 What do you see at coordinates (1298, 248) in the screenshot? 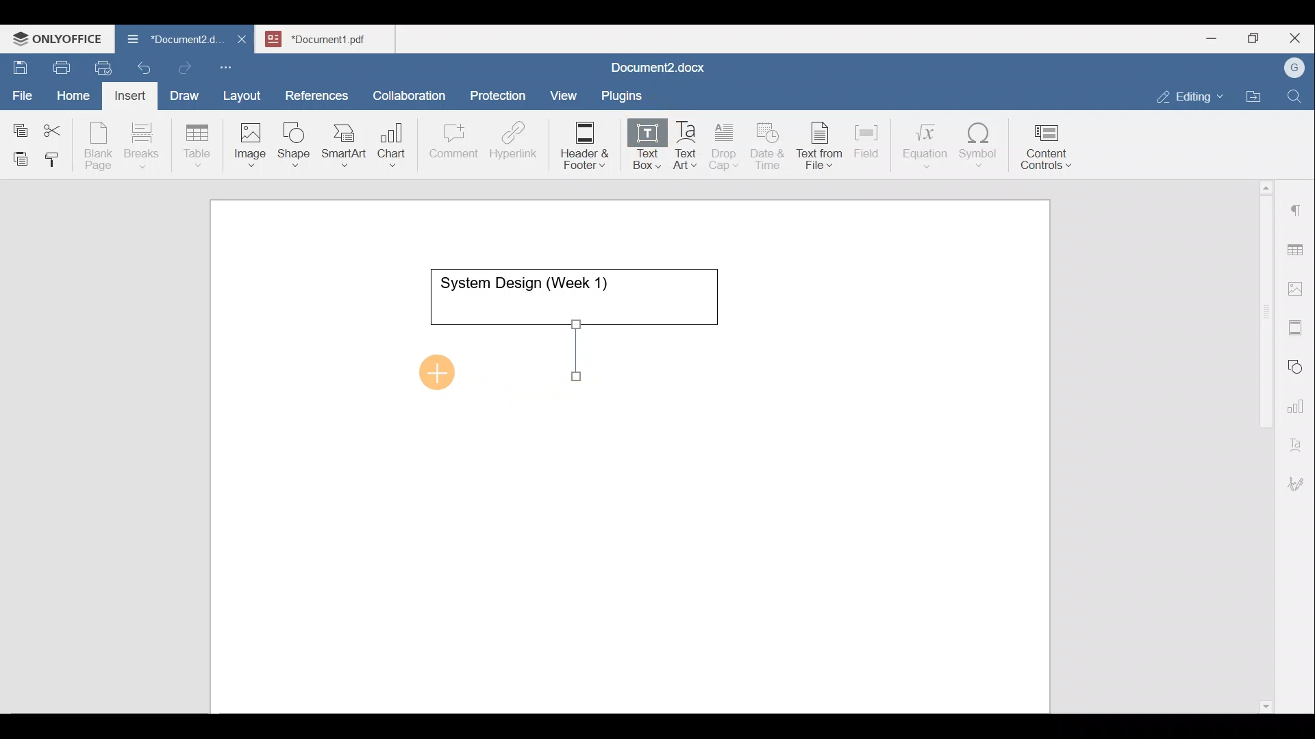
I see `Table settings` at bounding box center [1298, 248].